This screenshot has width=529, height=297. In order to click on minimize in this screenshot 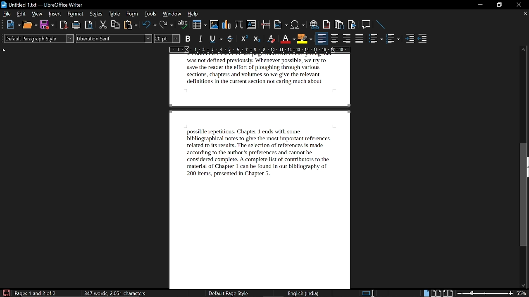, I will do `click(480, 5)`.